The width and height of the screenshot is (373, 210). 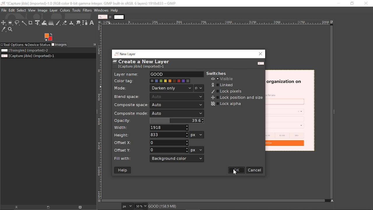 What do you see at coordinates (199, 89) in the screenshot?
I see `Mode options` at bounding box center [199, 89].